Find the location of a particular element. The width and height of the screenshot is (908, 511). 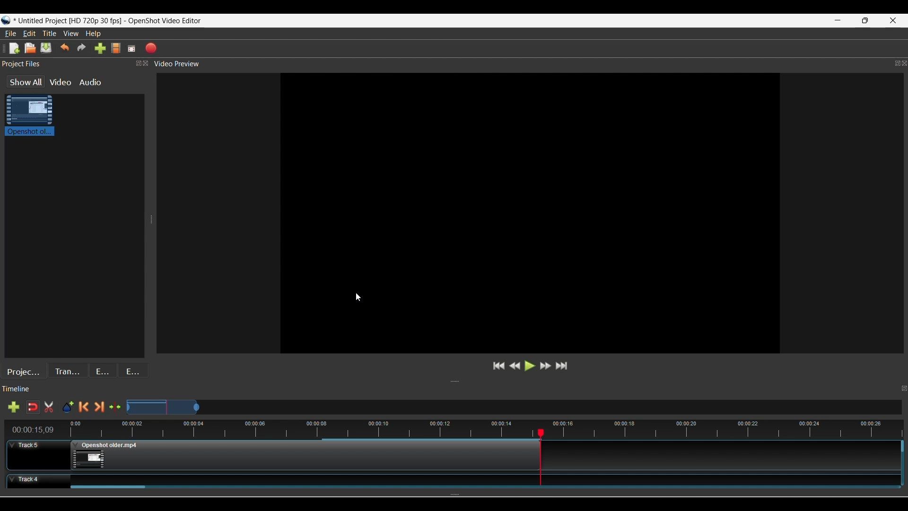

Edit is located at coordinates (29, 34).